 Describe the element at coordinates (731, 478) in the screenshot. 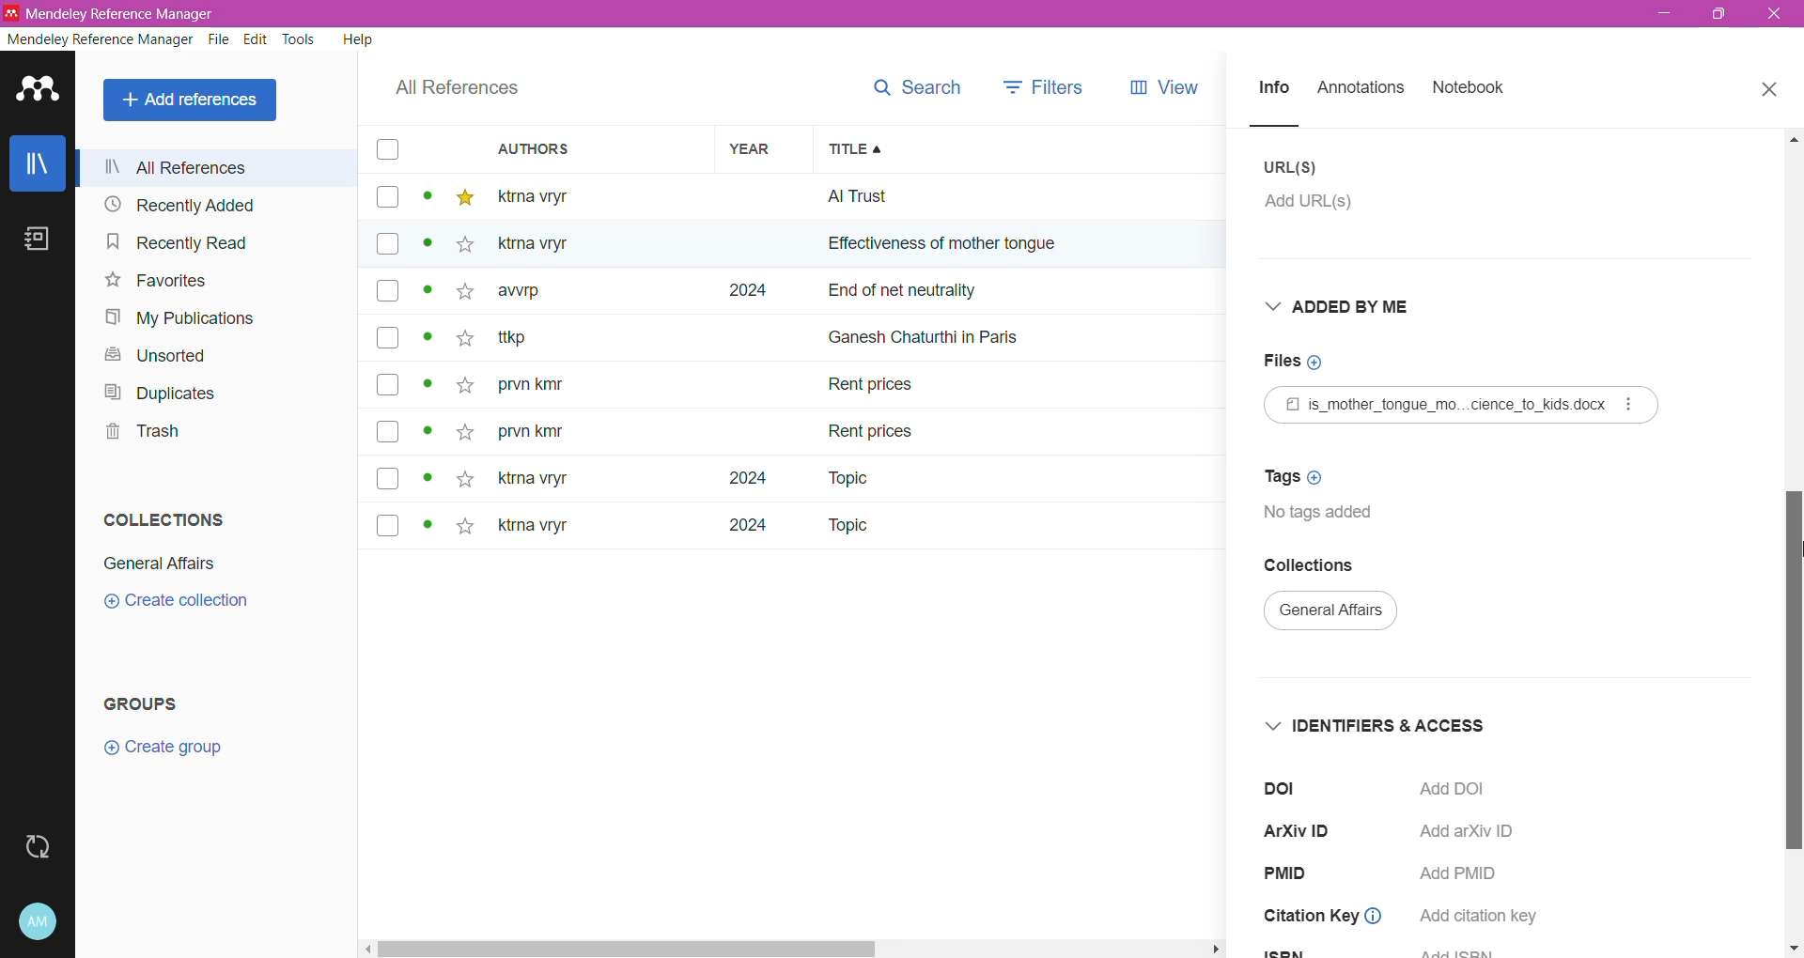

I see `2024` at that location.